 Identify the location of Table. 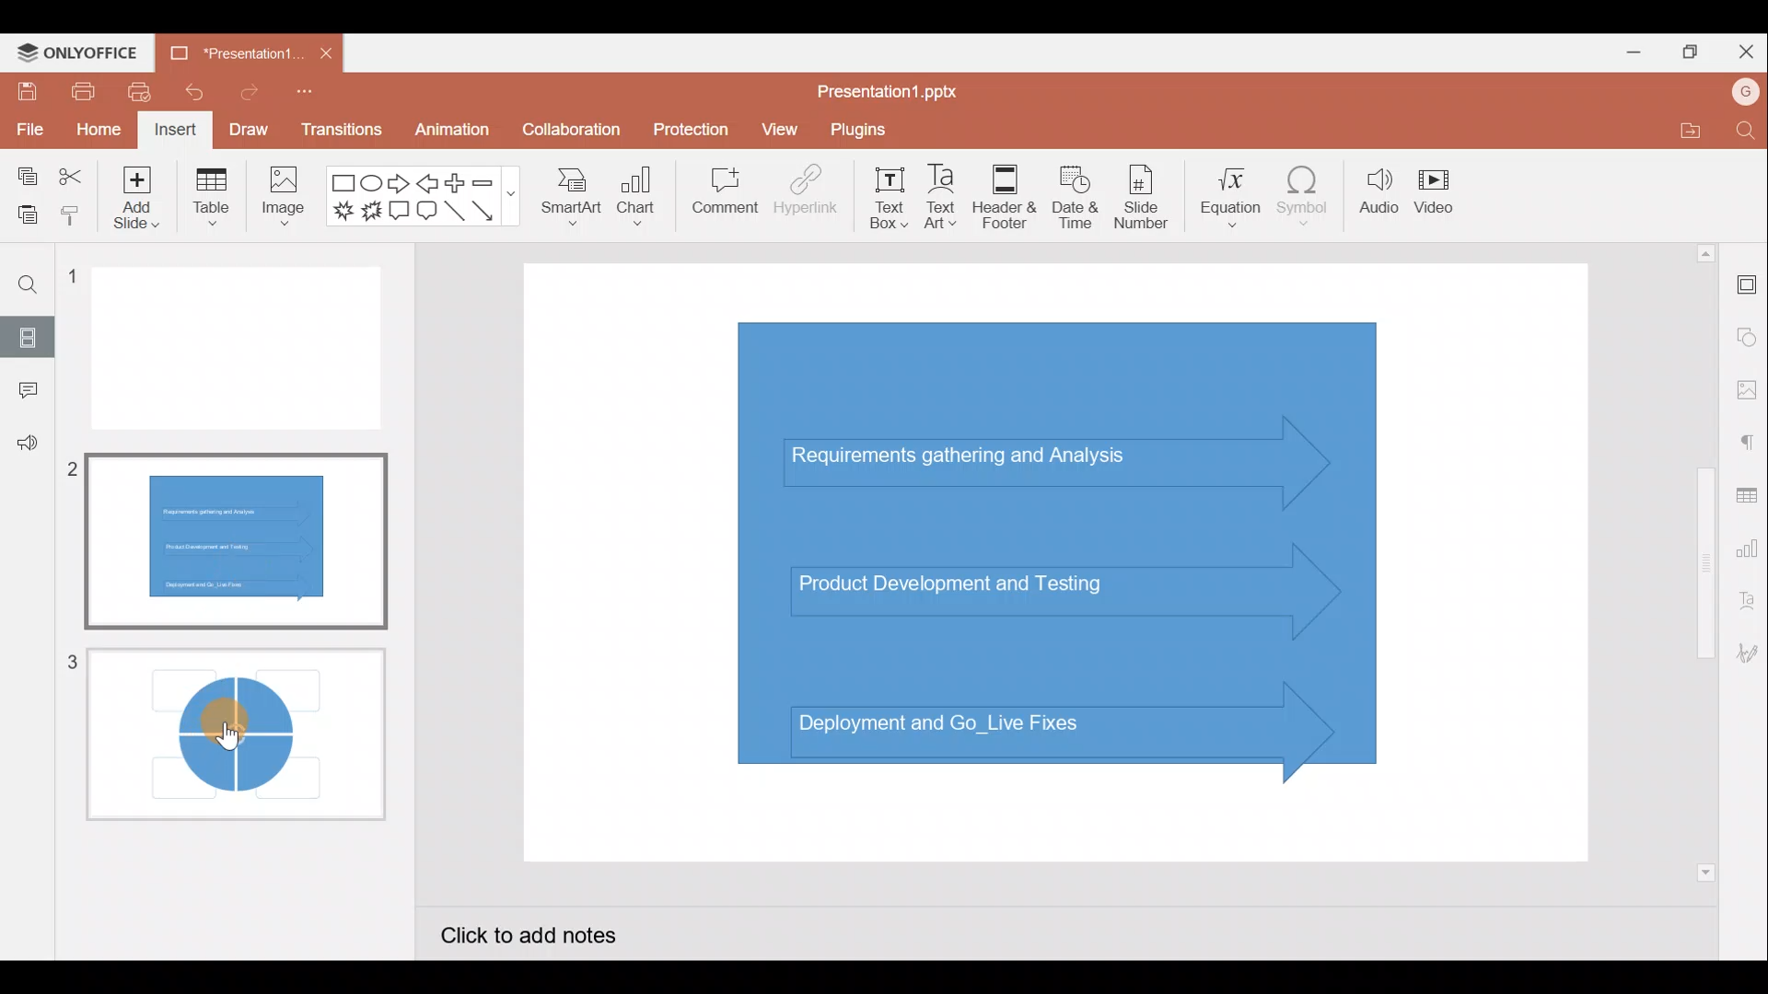
(211, 201).